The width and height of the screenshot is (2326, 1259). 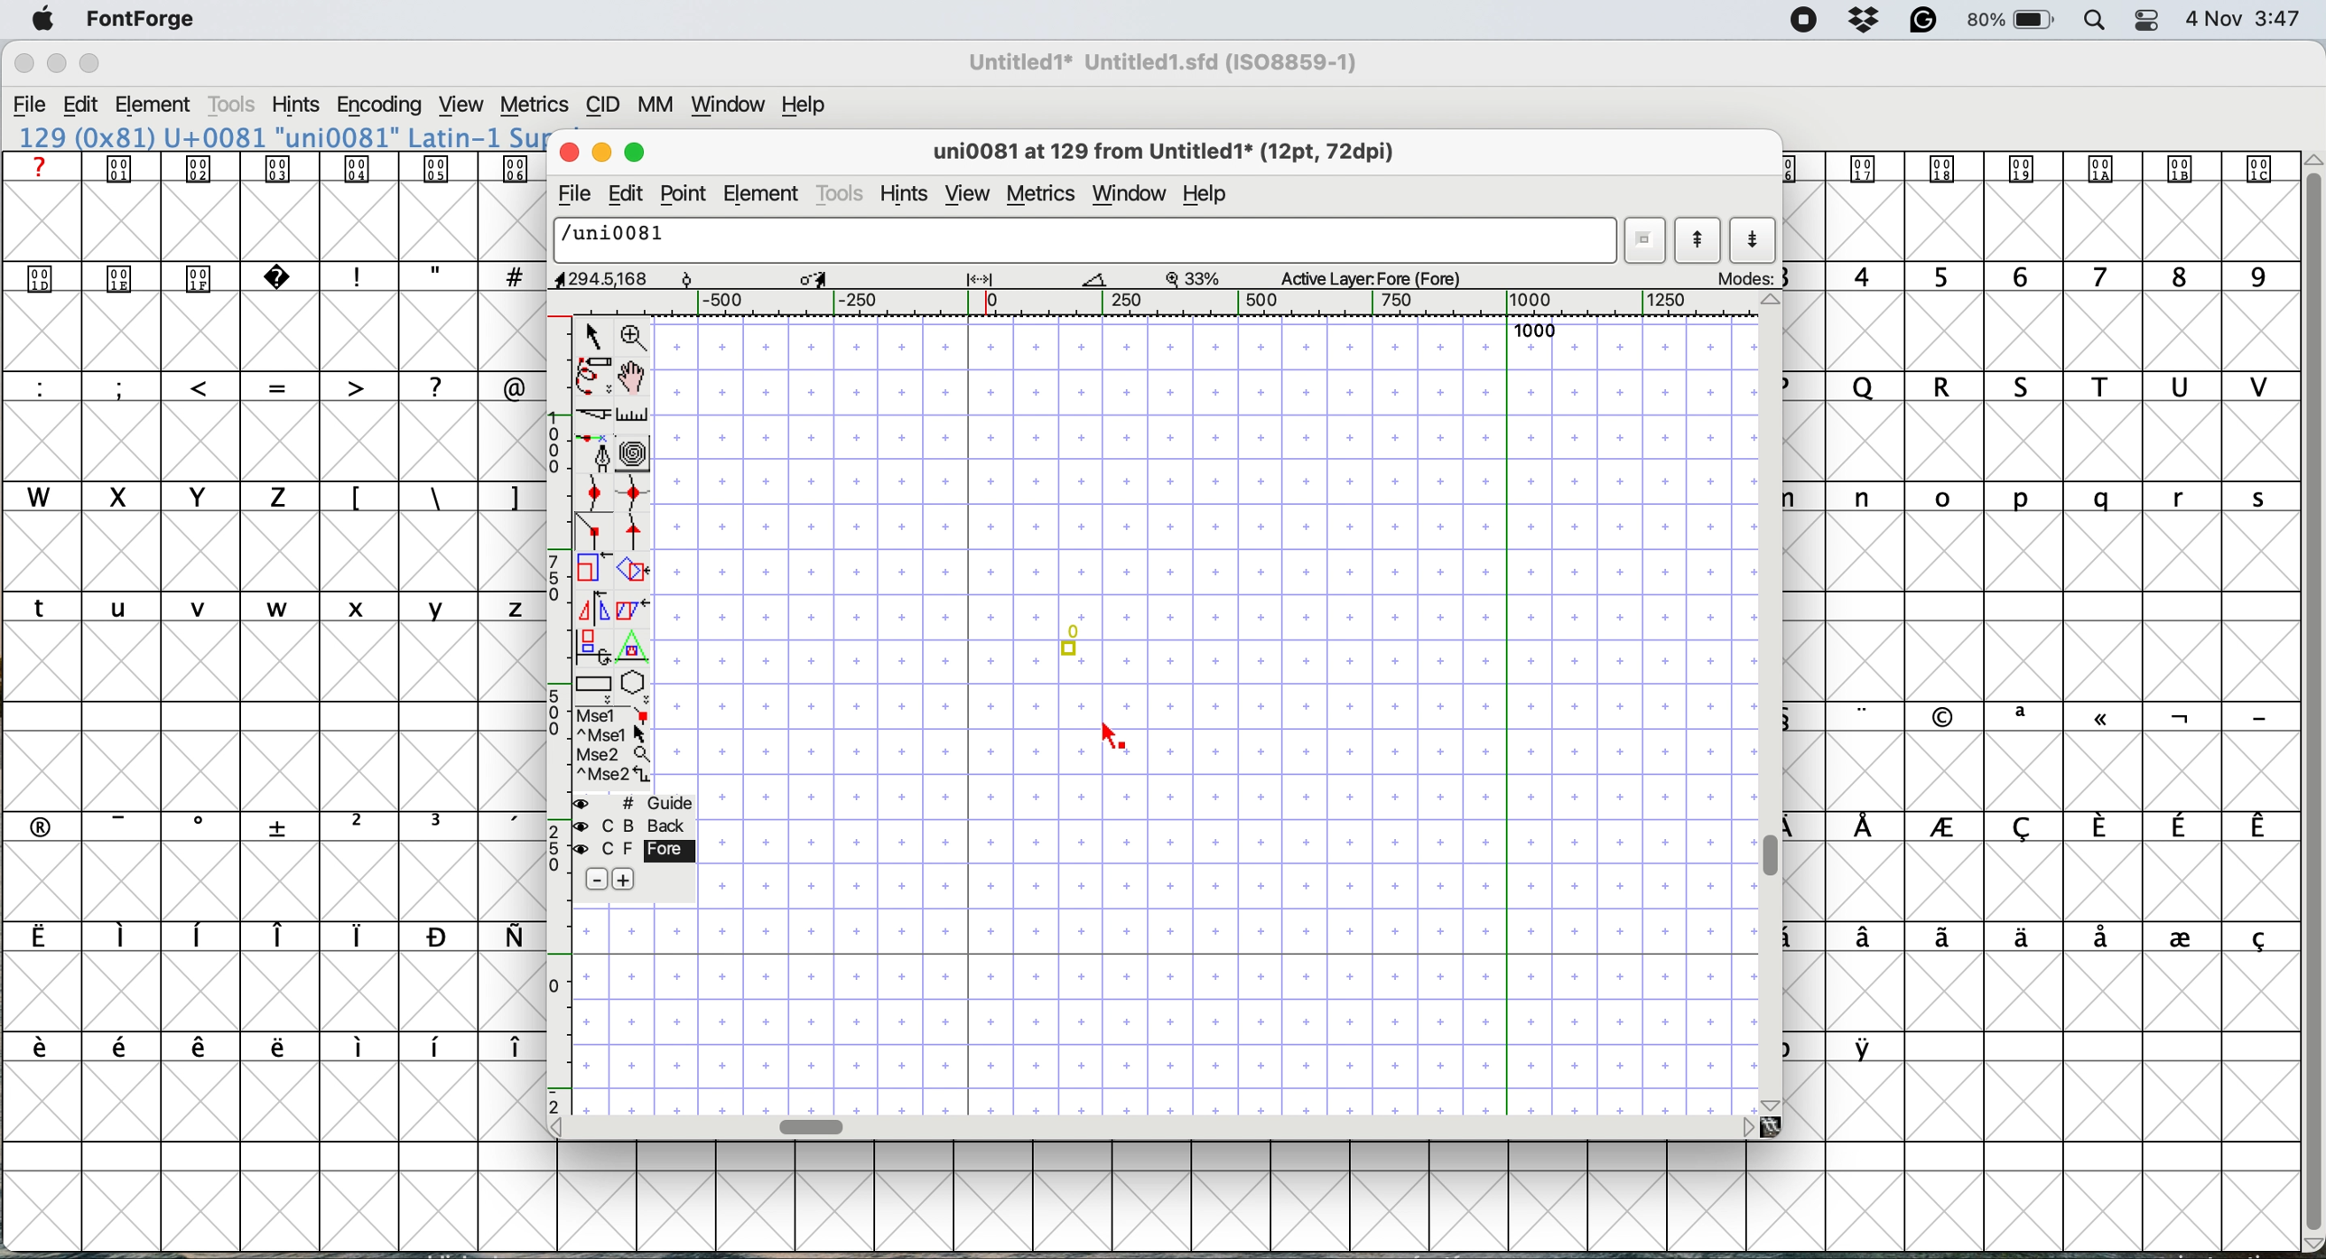 I want to click on maximise, so click(x=634, y=153).